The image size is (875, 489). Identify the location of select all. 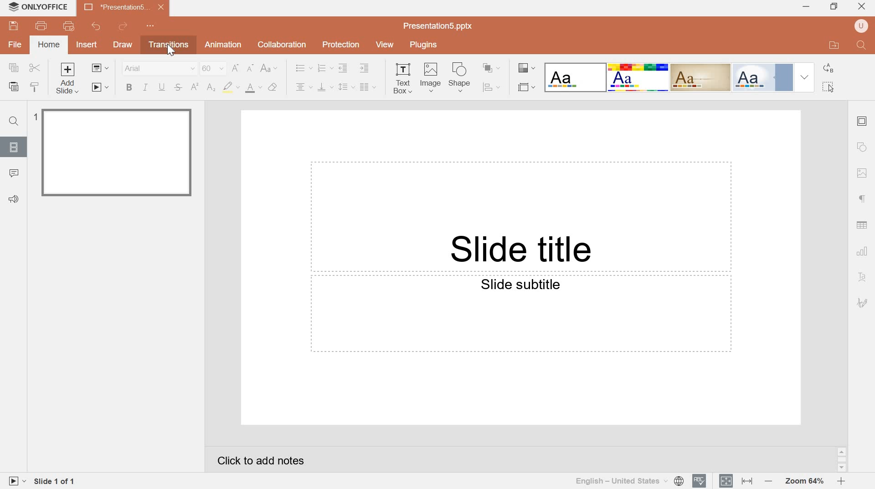
(828, 87).